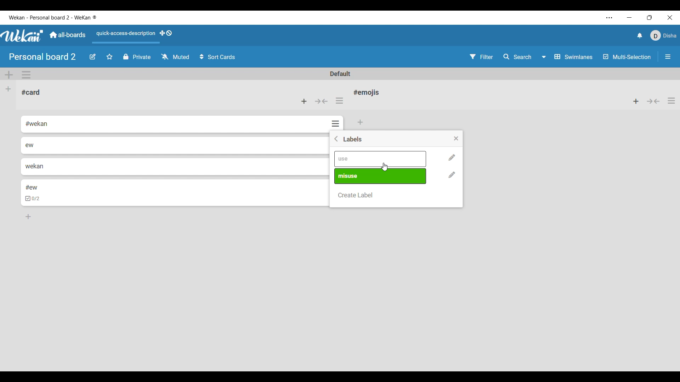  What do you see at coordinates (34, 166) in the screenshot?
I see `wekan` at bounding box center [34, 166].